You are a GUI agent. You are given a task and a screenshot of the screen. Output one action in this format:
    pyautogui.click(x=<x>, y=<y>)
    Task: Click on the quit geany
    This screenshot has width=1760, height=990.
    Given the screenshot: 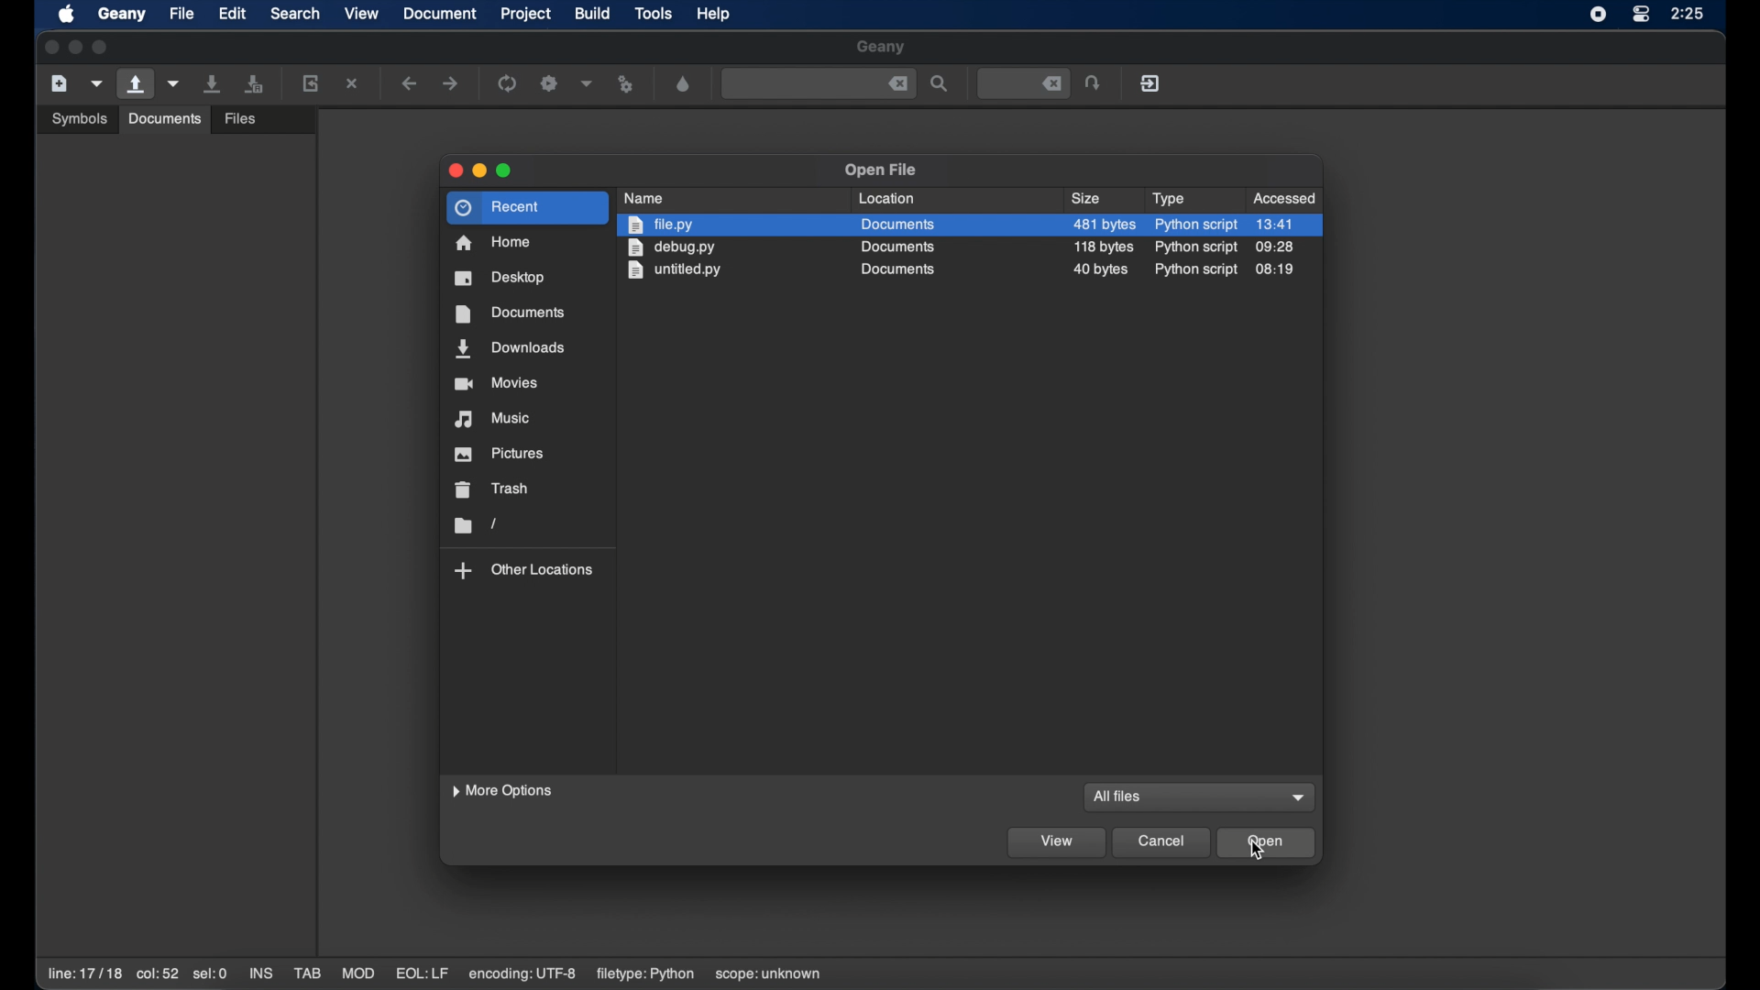 What is the action you would take?
    pyautogui.click(x=1151, y=83)
    